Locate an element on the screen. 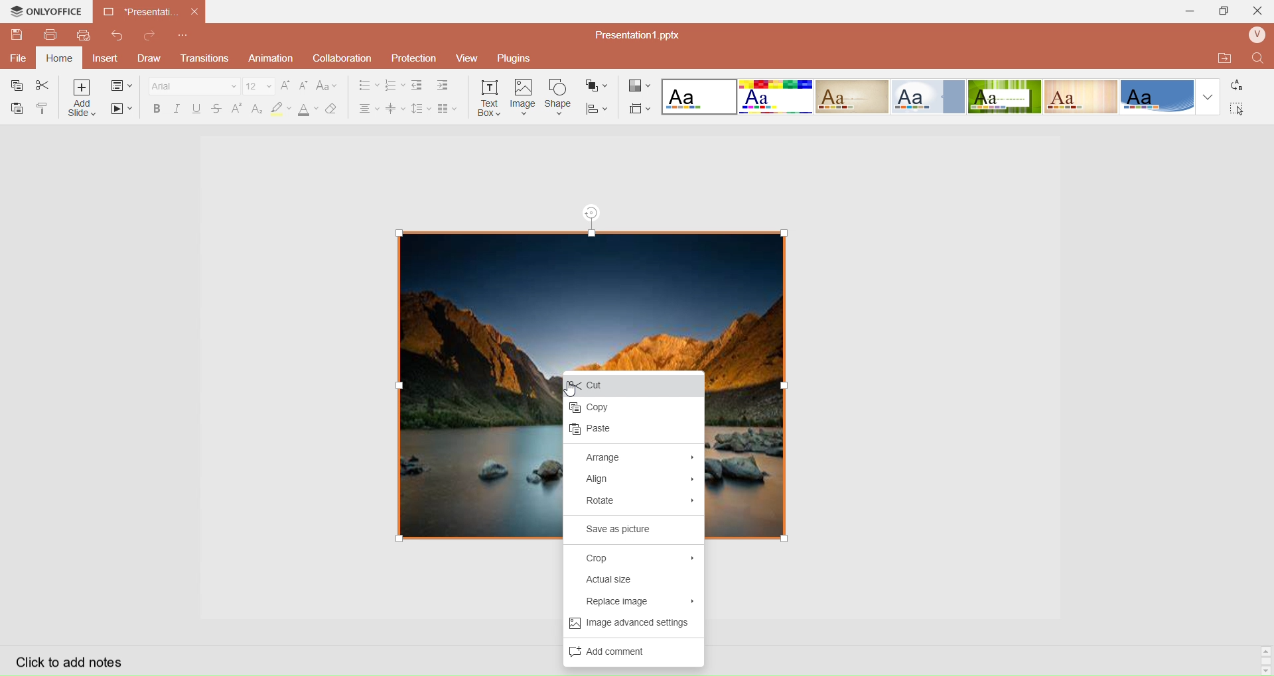  Print File is located at coordinates (50, 35).